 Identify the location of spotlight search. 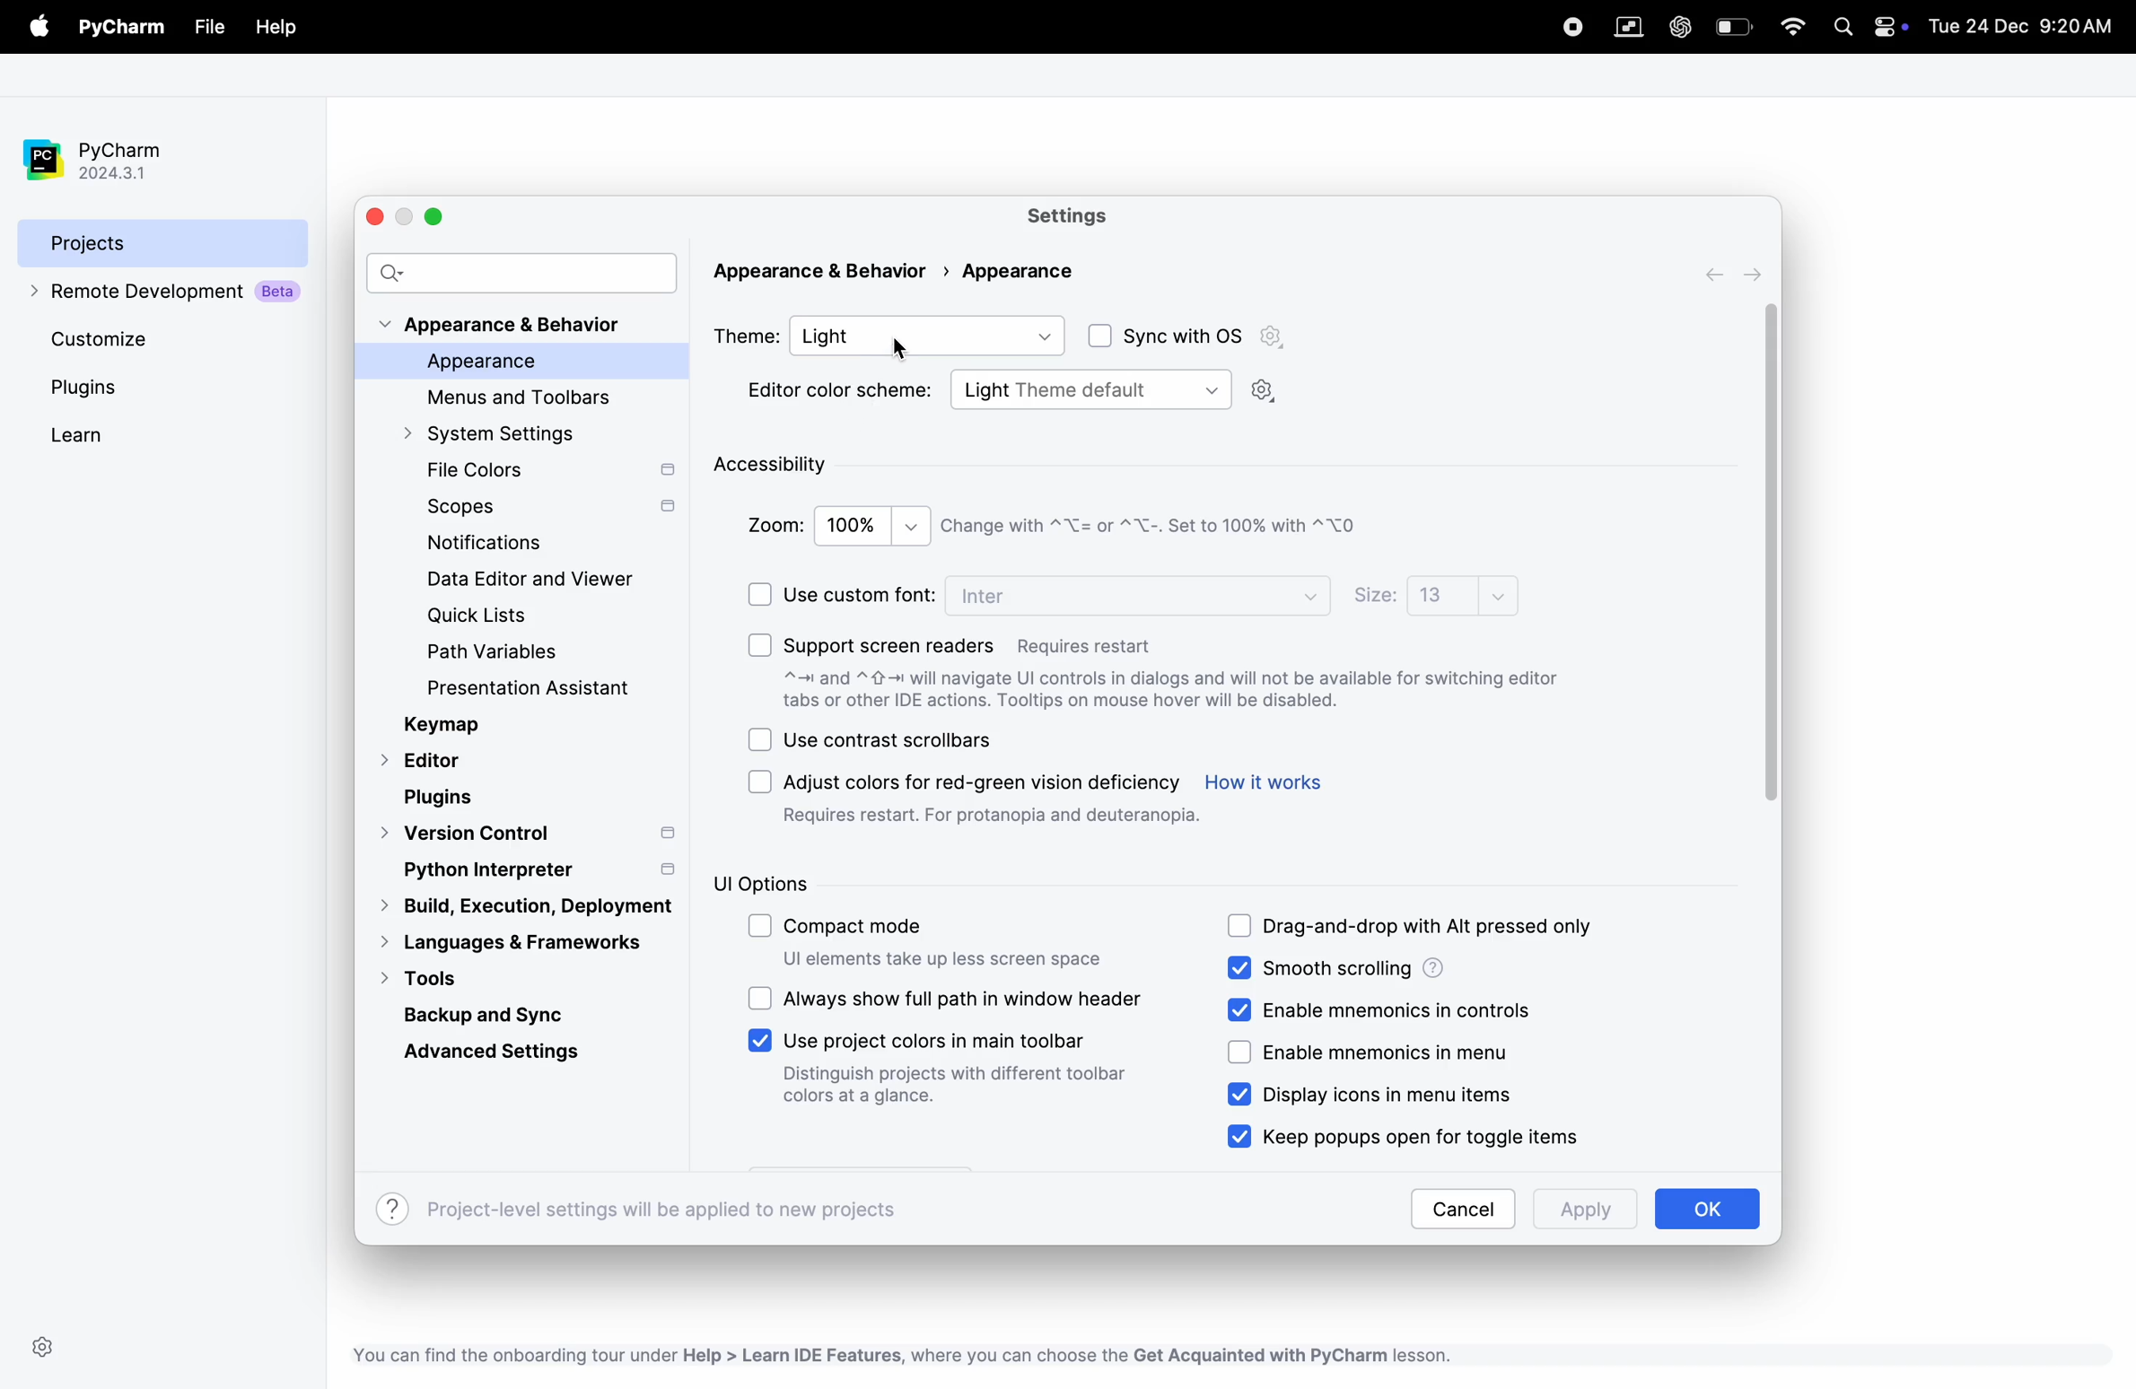
(1843, 28).